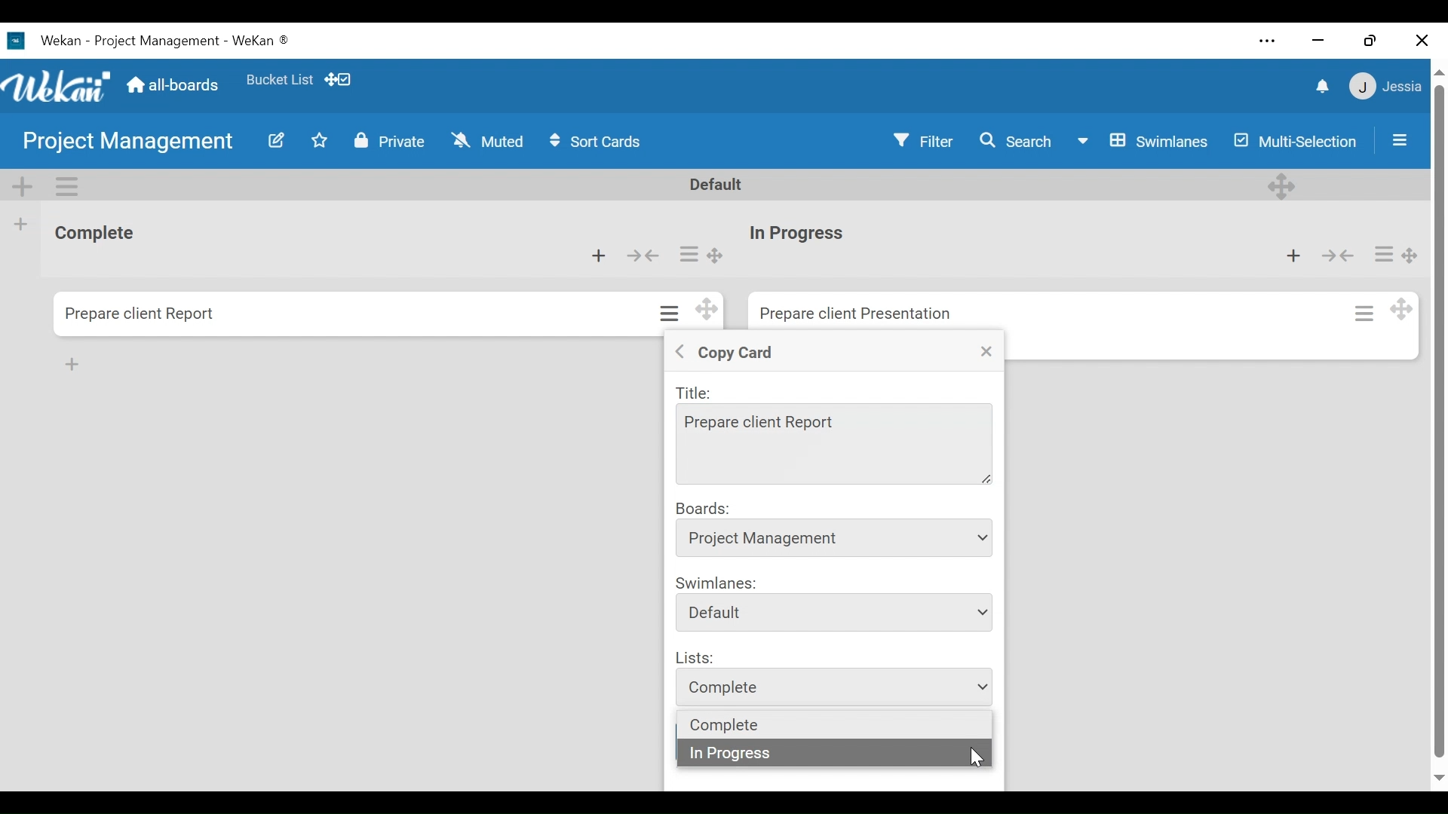 The height and width of the screenshot is (814, 1448). I want to click on Title, so click(698, 392).